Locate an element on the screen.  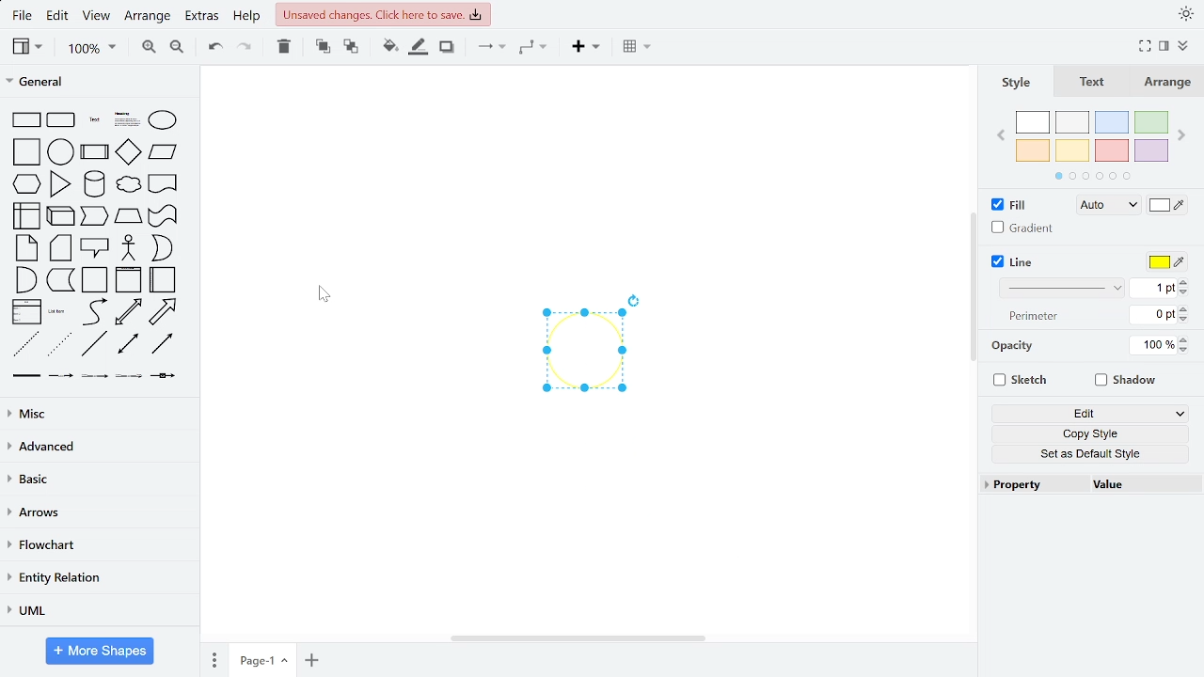
collapse is located at coordinates (1182, 47).